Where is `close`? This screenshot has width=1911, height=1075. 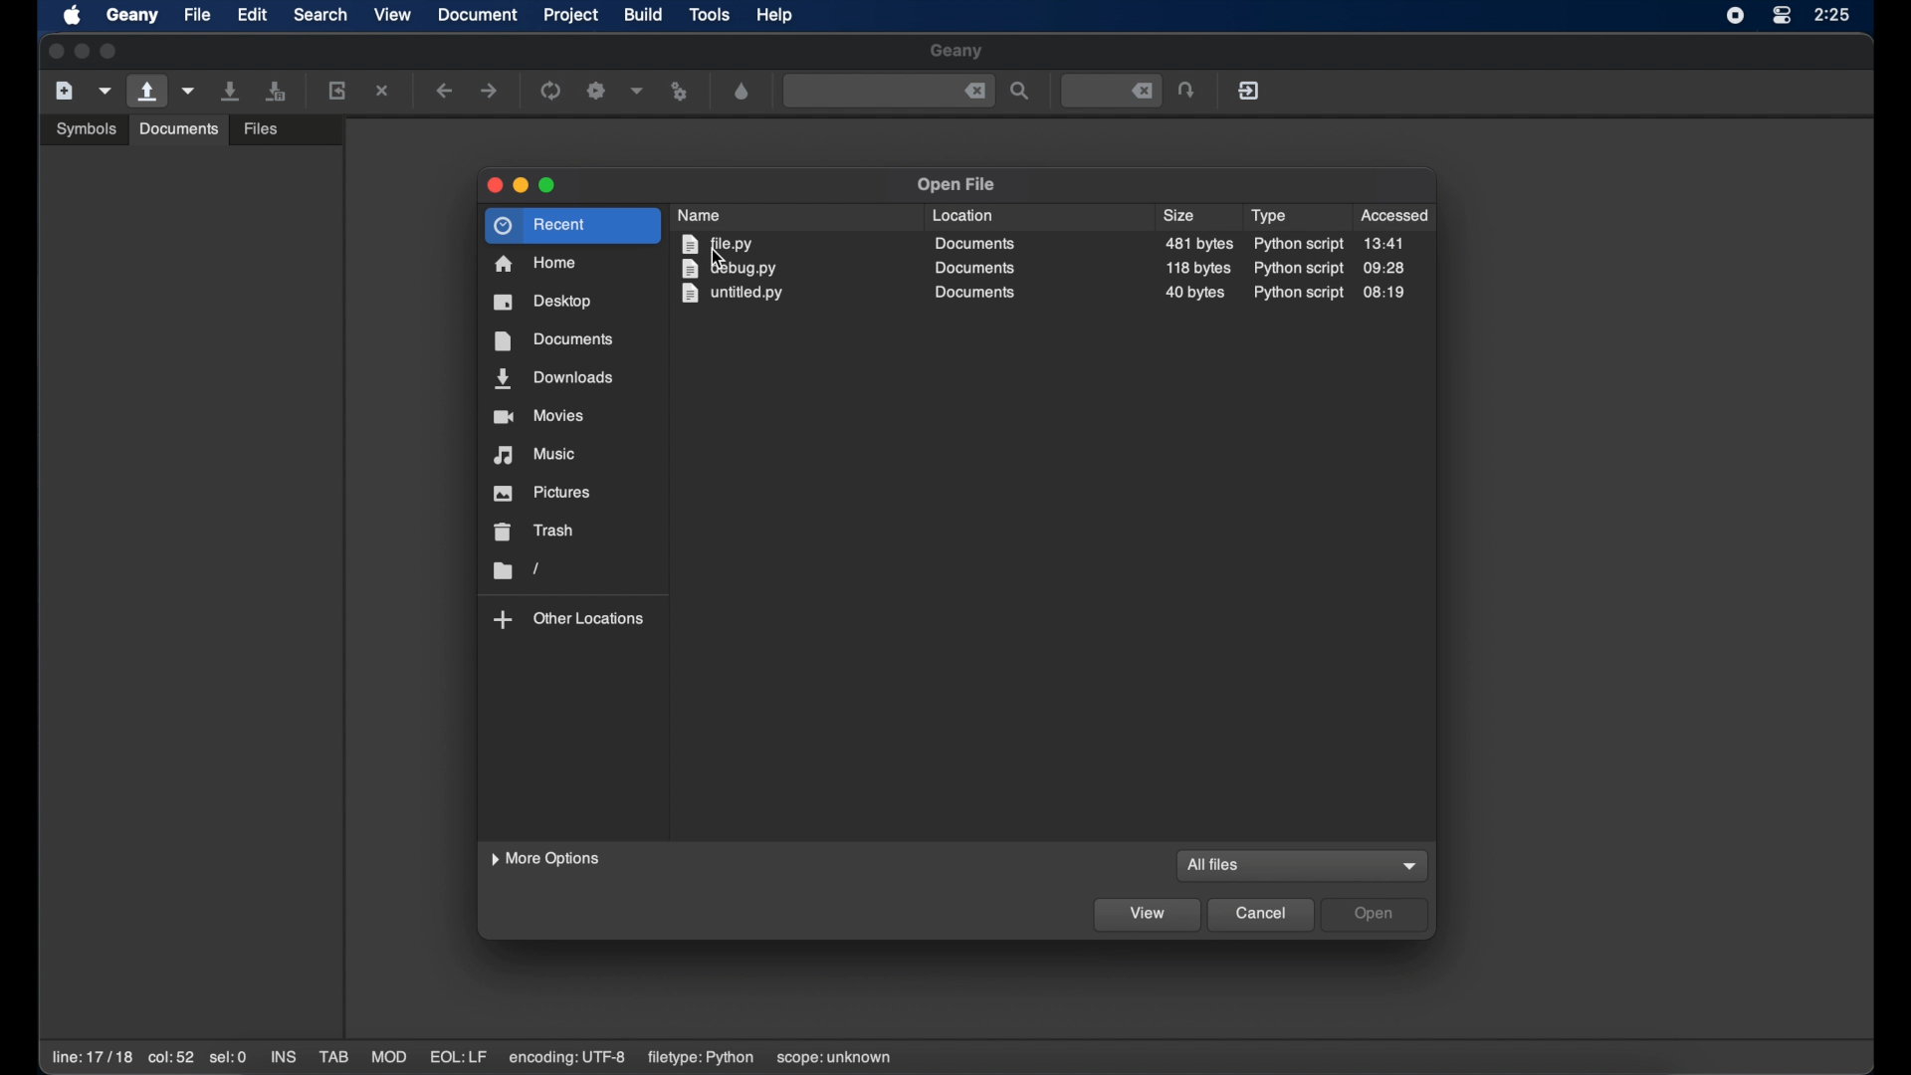
close is located at coordinates (53, 52).